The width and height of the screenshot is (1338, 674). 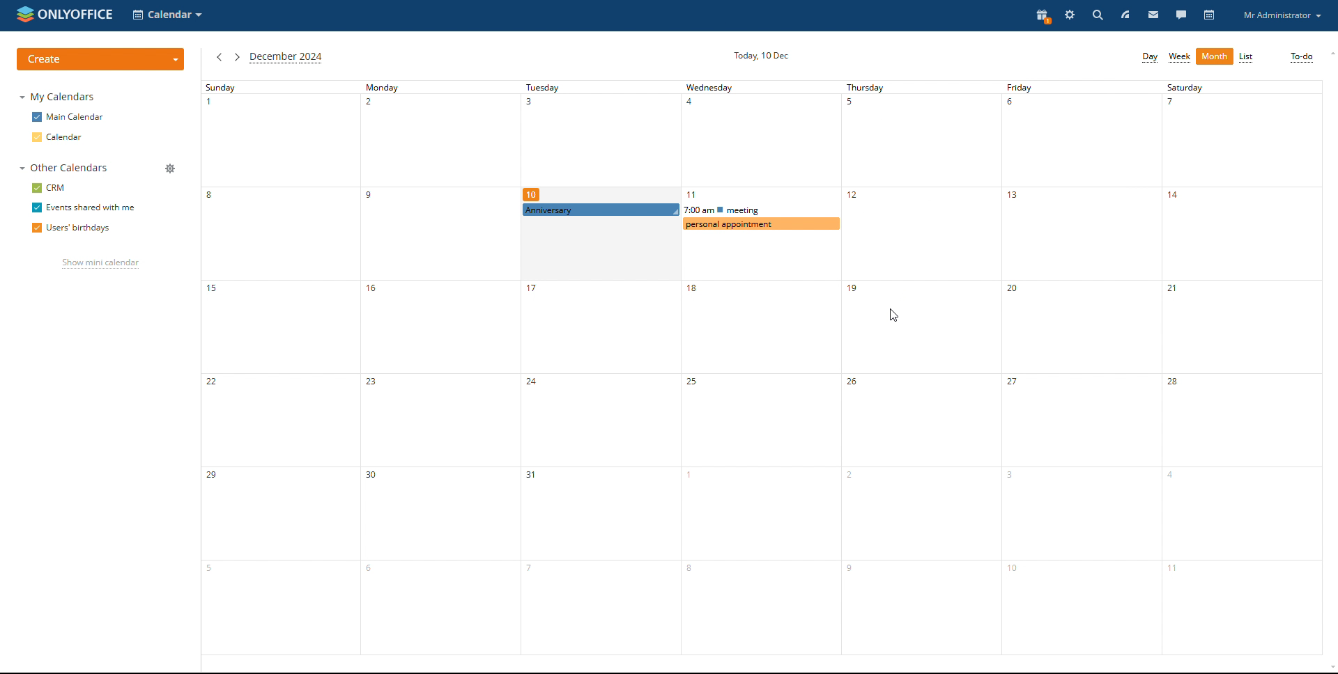 What do you see at coordinates (1153, 16) in the screenshot?
I see `mail` at bounding box center [1153, 16].